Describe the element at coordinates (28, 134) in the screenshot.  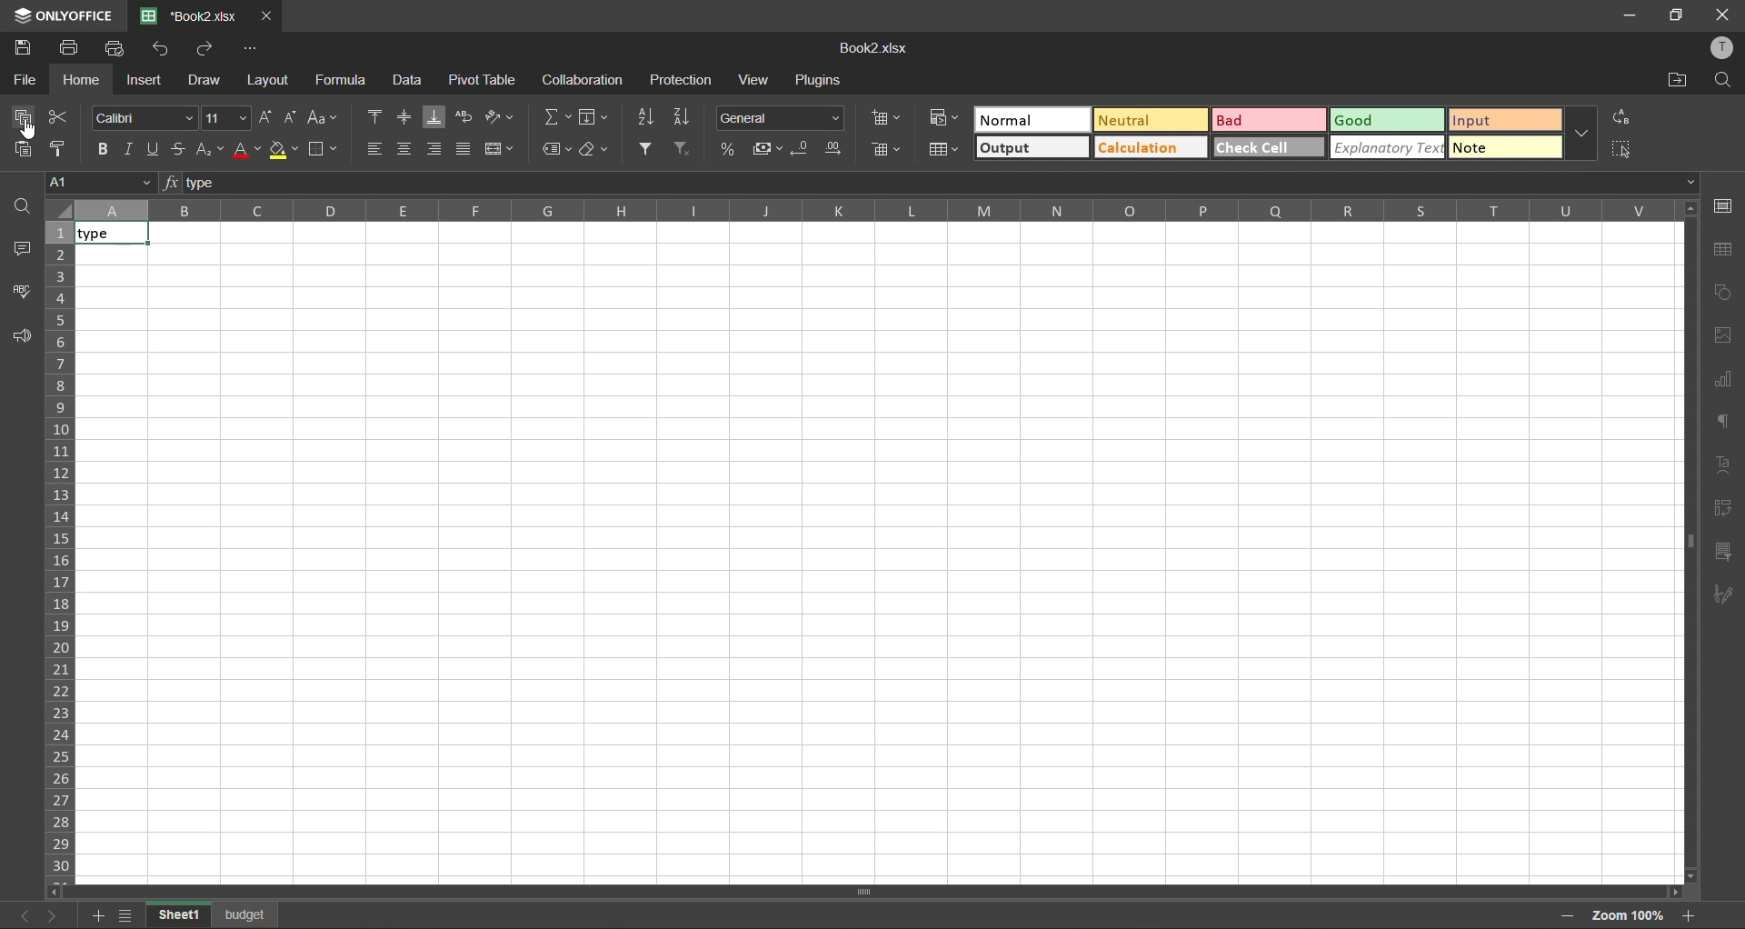
I see `Cursor` at that location.